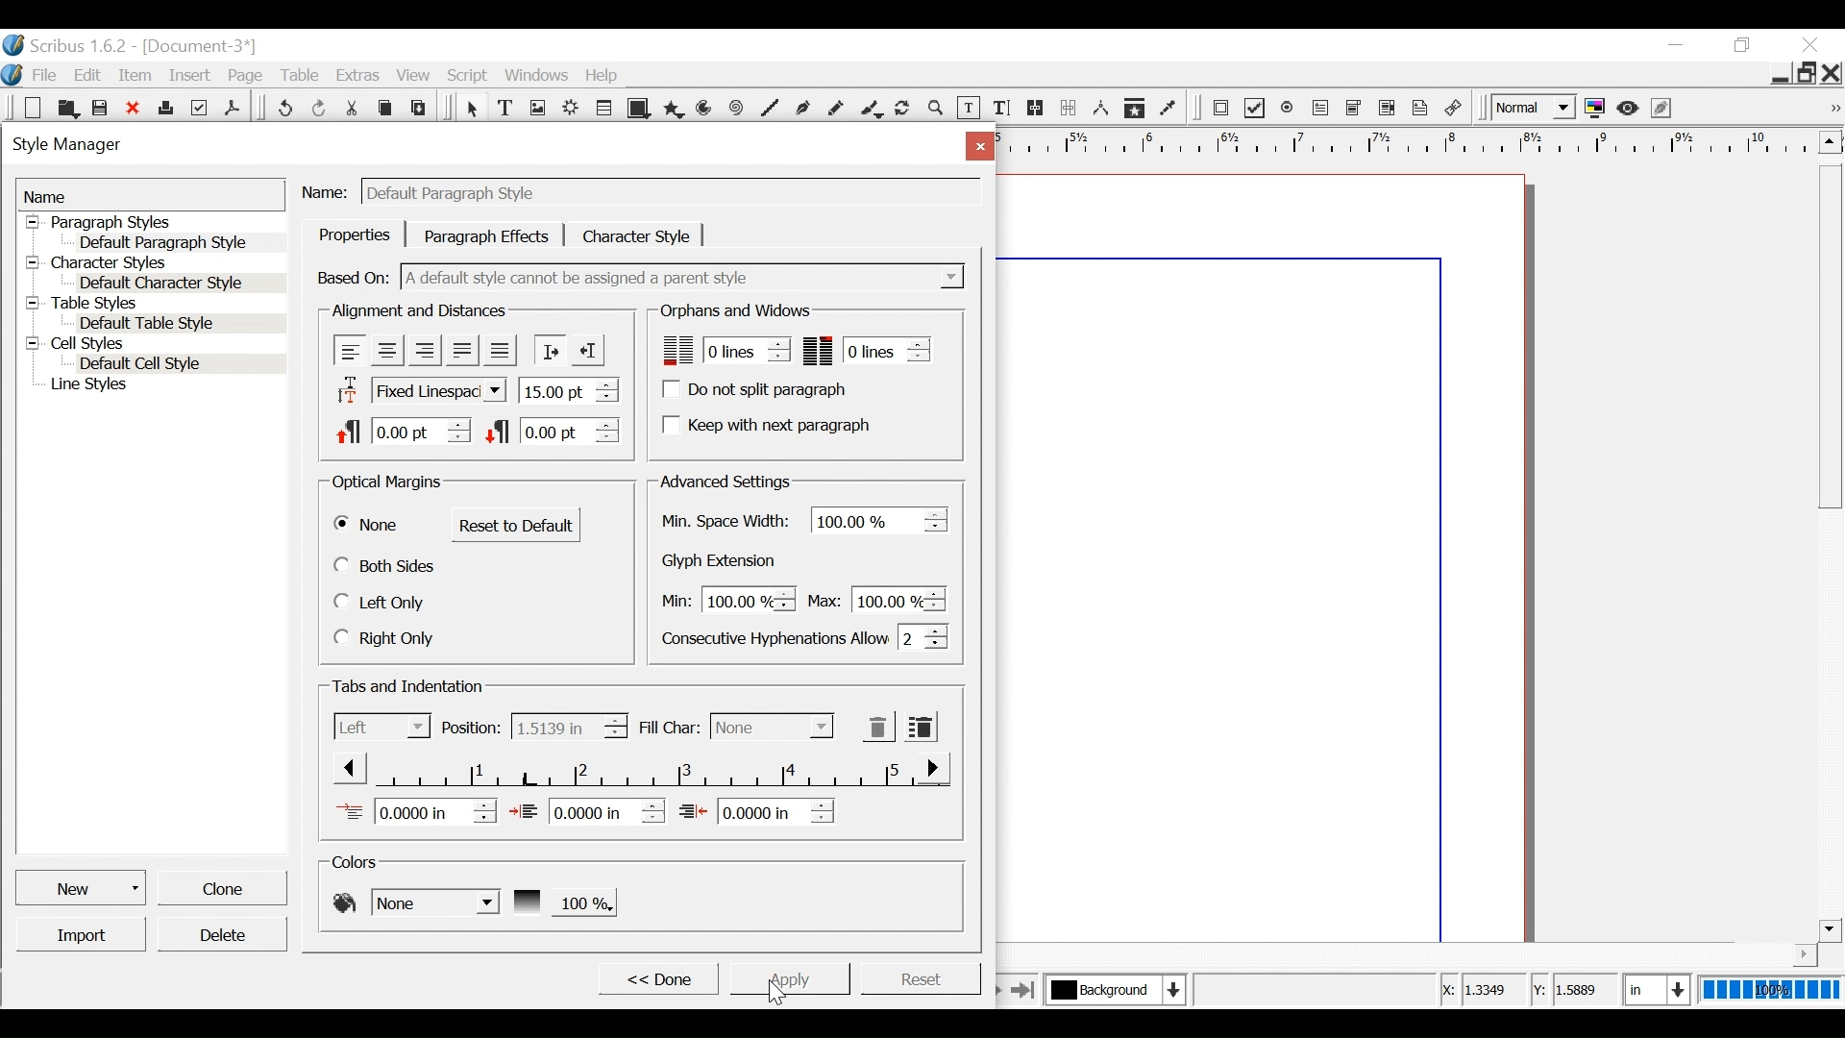  Describe the element at coordinates (733, 311) in the screenshot. I see `Orphans and windows` at that location.